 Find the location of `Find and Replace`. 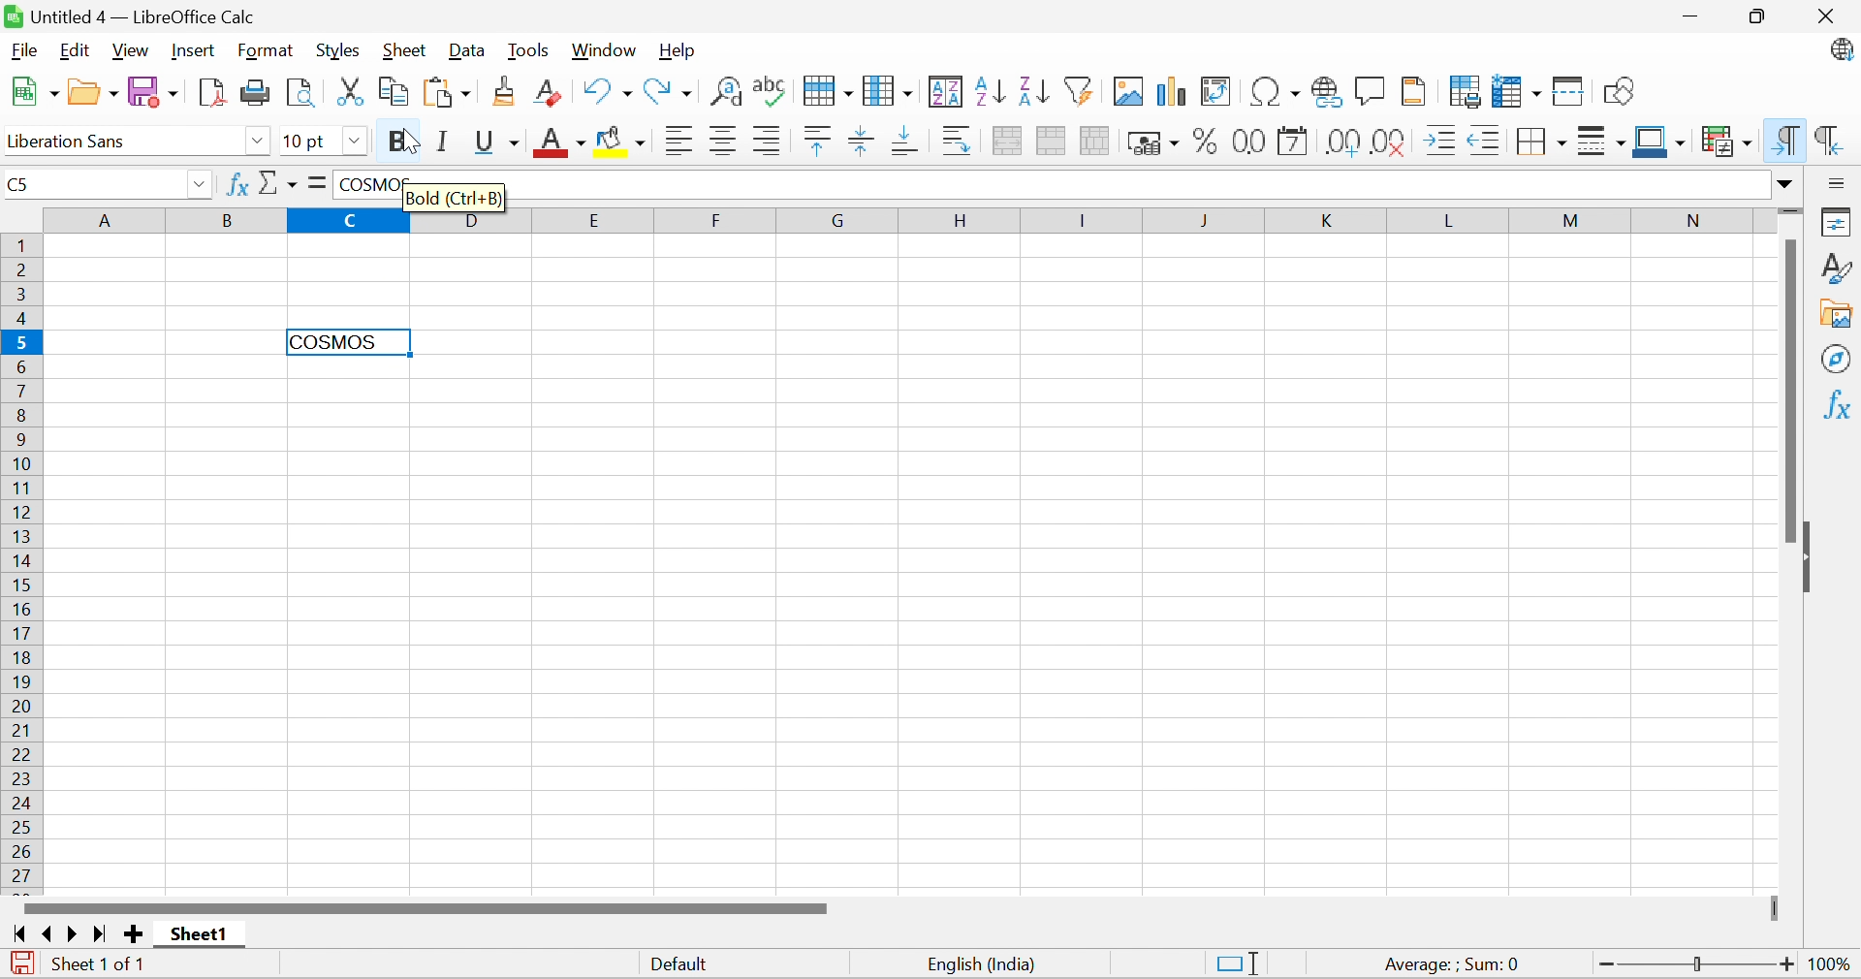

Find and Replace is located at coordinates (725, 92).